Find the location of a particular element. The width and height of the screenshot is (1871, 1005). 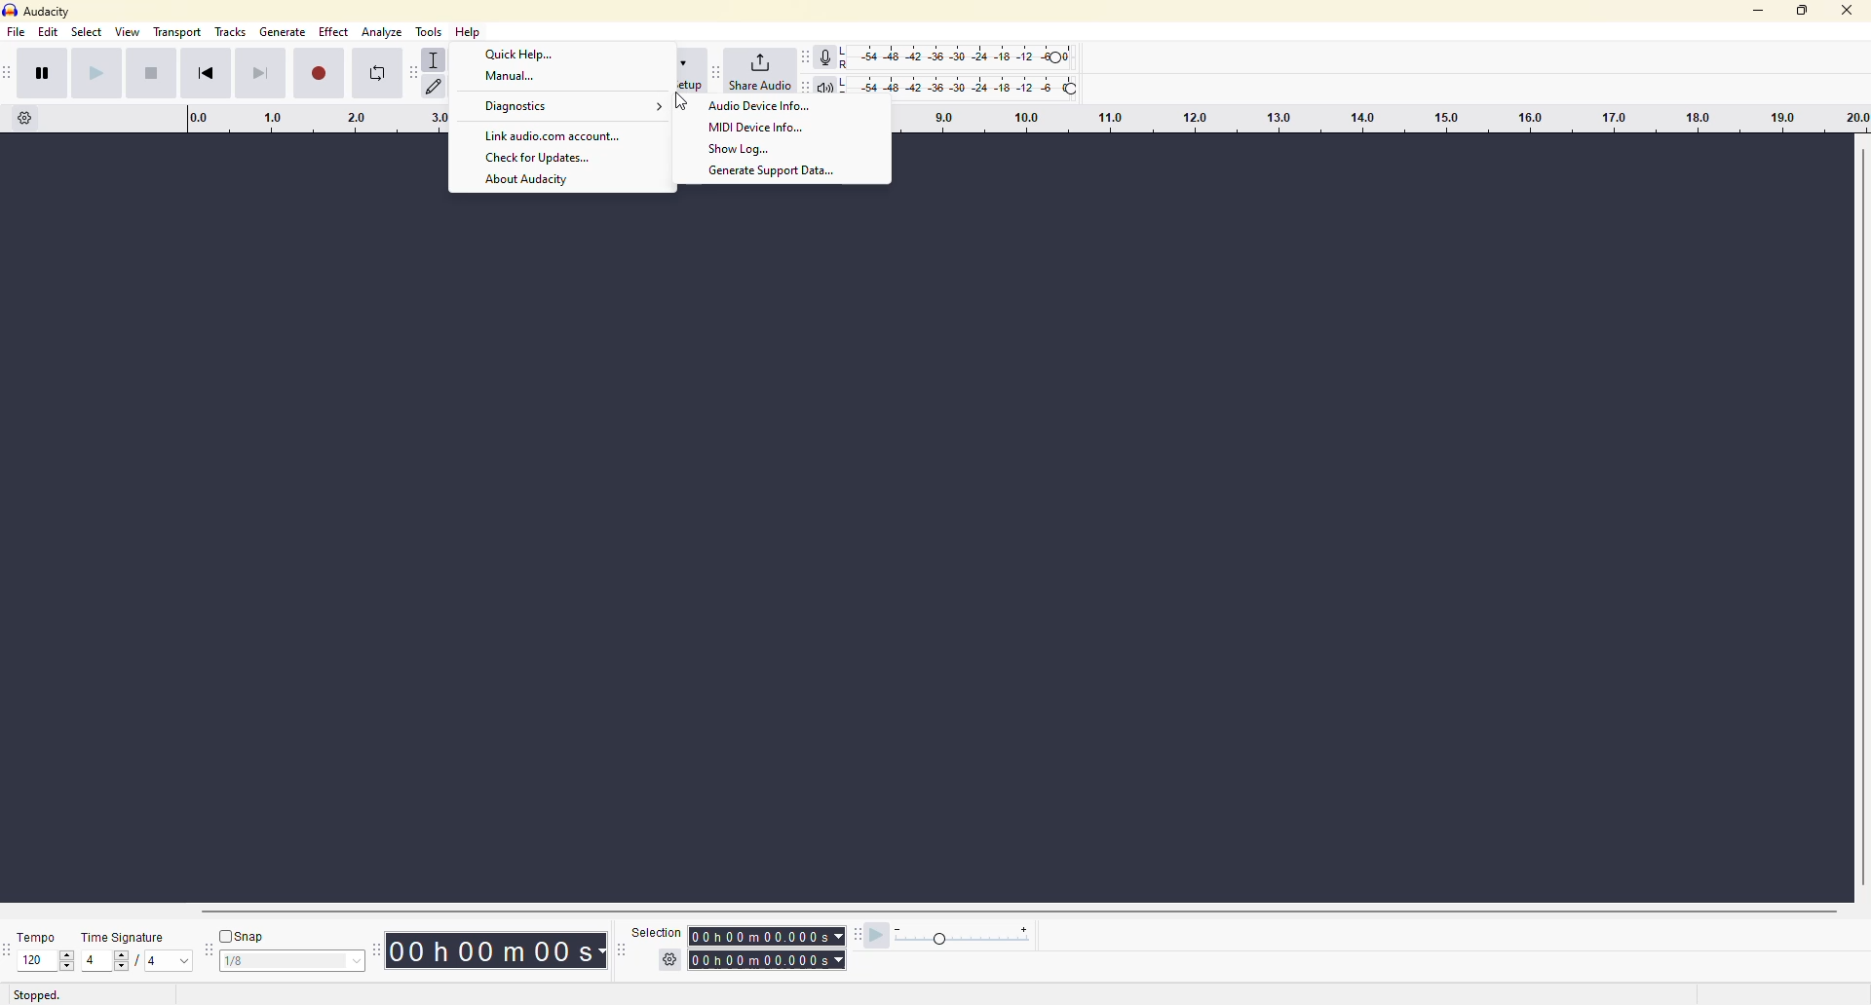

skip to start is located at coordinates (217, 75).